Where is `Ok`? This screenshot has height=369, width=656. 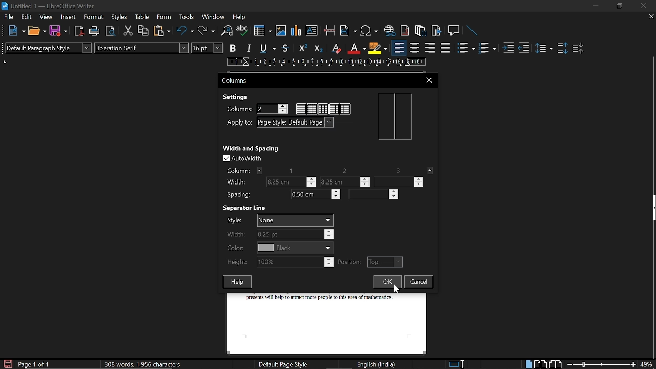 Ok is located at coordinates (388, 282).